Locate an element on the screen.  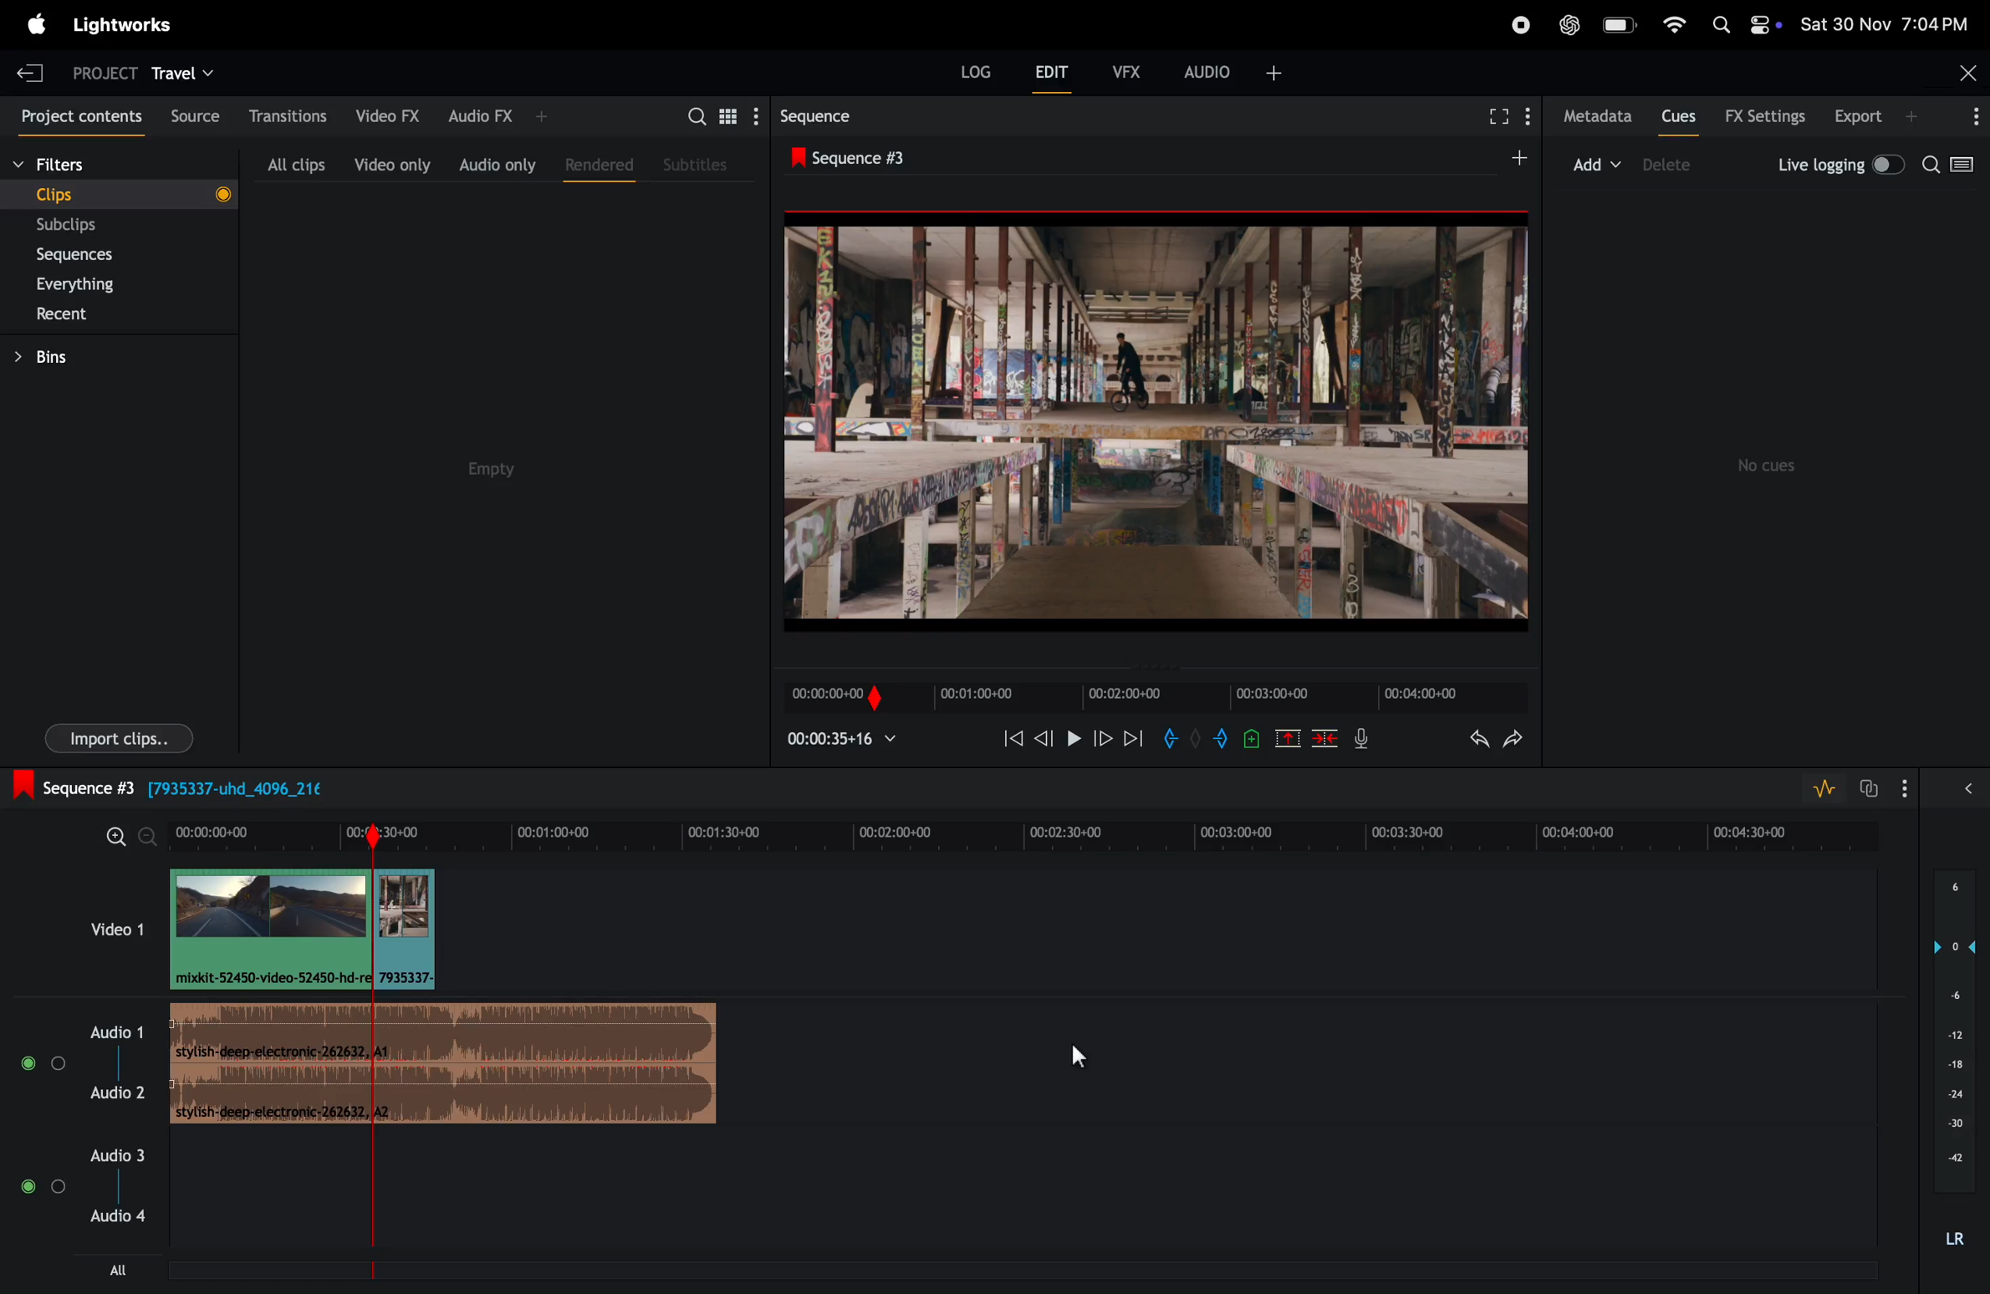
apple widgets is located at coordinates (1747, 23).